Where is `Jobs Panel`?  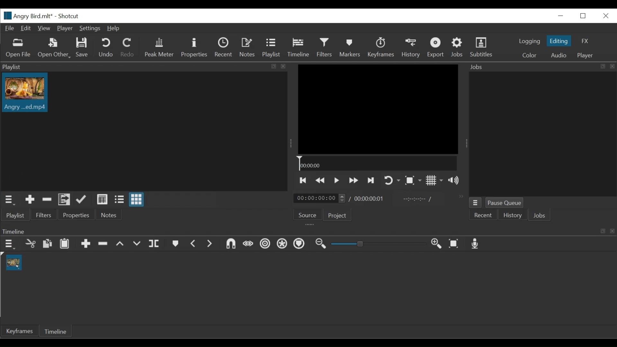
Jobs Panel is located at coordinates (542, 134).